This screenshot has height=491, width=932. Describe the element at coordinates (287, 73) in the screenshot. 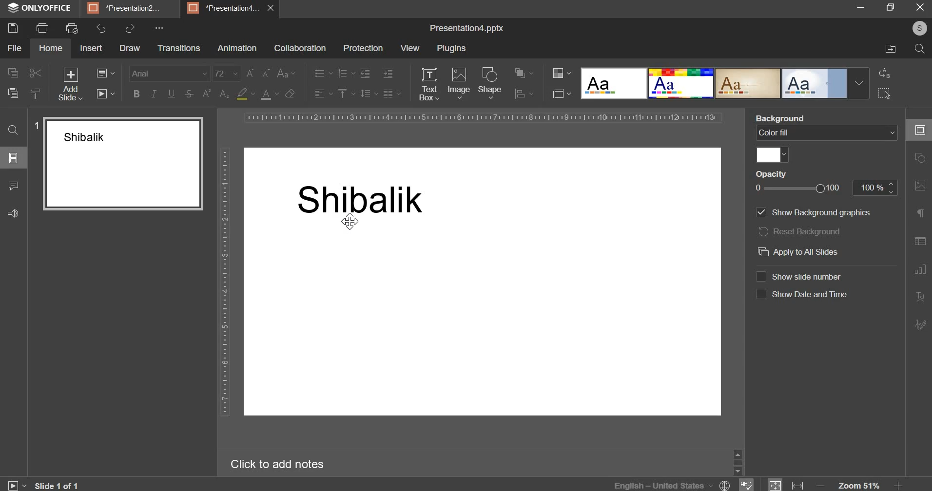

I see `change case` at that location.